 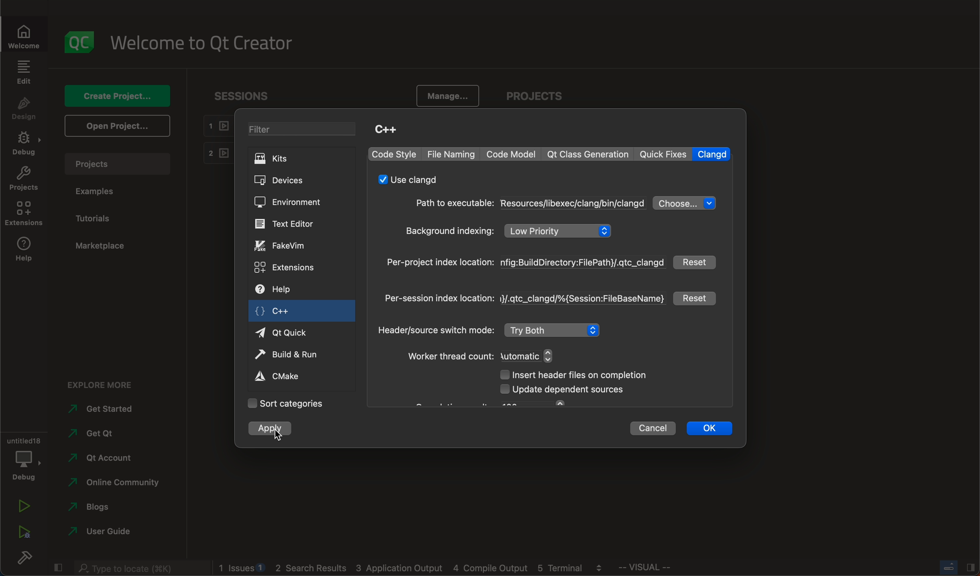 I want to click on background indexing, so click(x=511, y=231).